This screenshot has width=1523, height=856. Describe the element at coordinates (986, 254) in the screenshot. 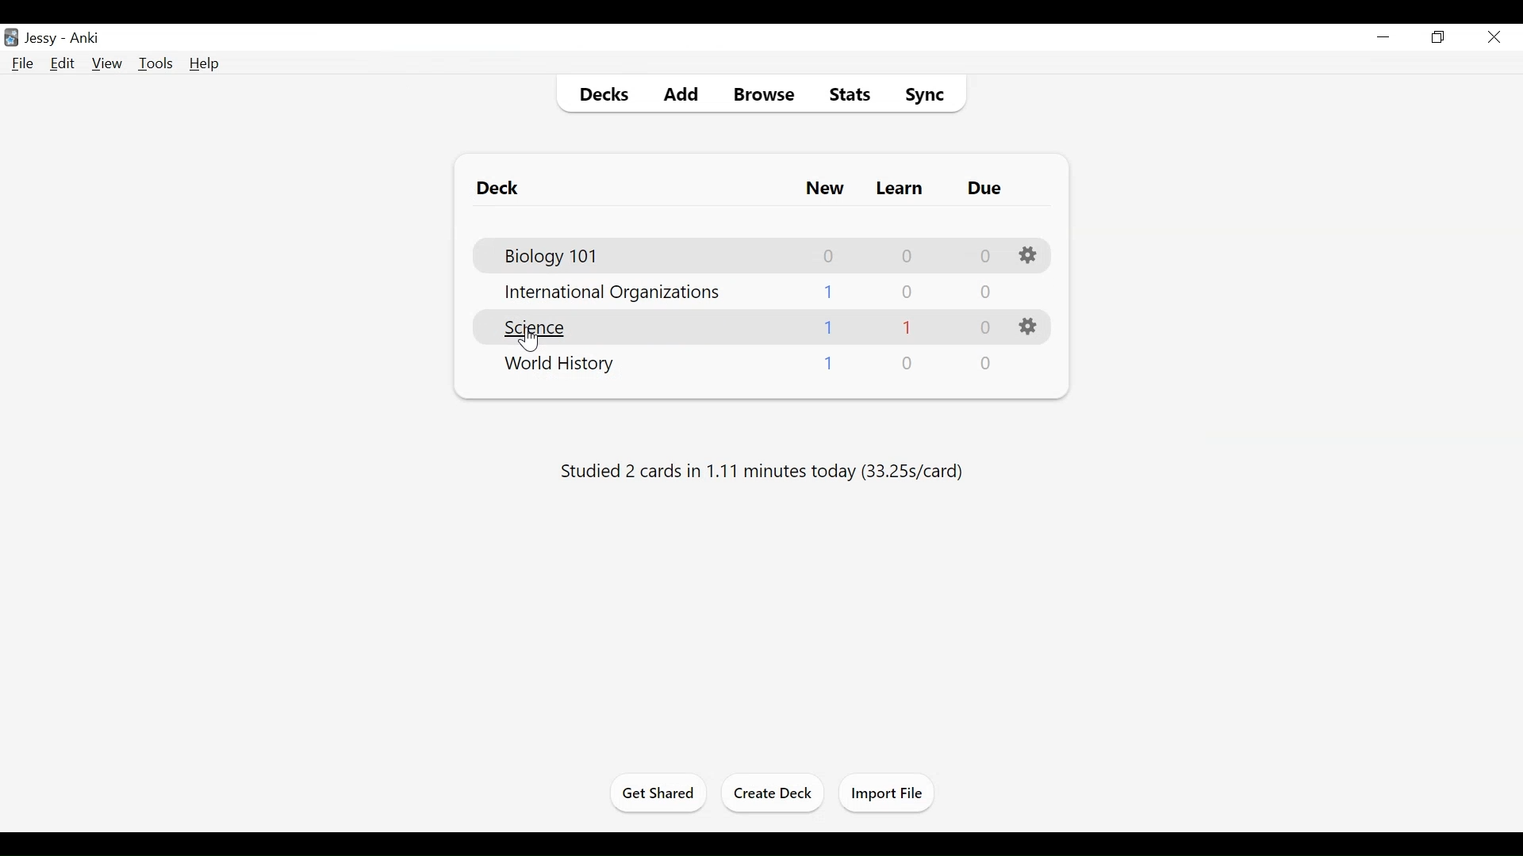

I see `Due Cards Count` at that location.